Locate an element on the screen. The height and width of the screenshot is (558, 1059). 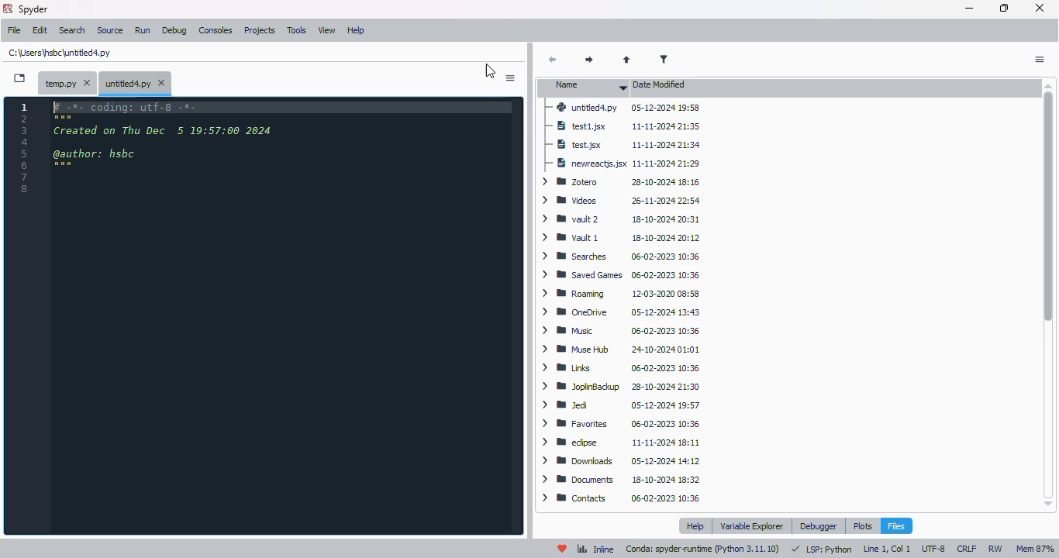
line numbers is located at coordinates (26, 149).